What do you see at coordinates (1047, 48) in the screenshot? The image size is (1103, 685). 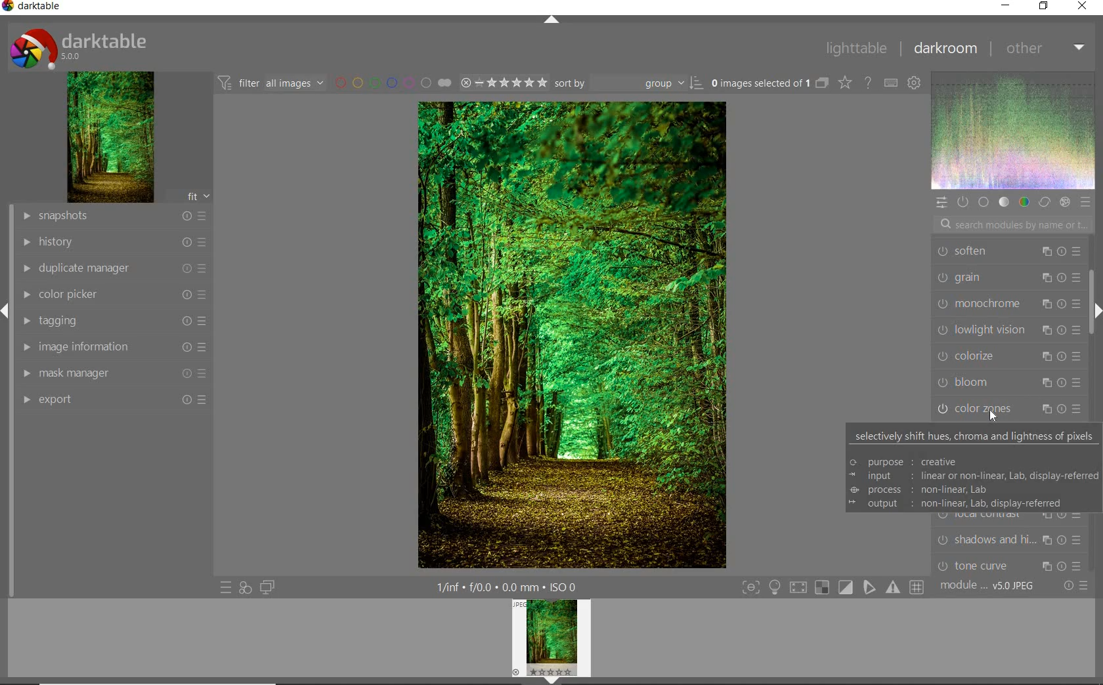 I see `OTHER` at bounding box center [1047, 48].